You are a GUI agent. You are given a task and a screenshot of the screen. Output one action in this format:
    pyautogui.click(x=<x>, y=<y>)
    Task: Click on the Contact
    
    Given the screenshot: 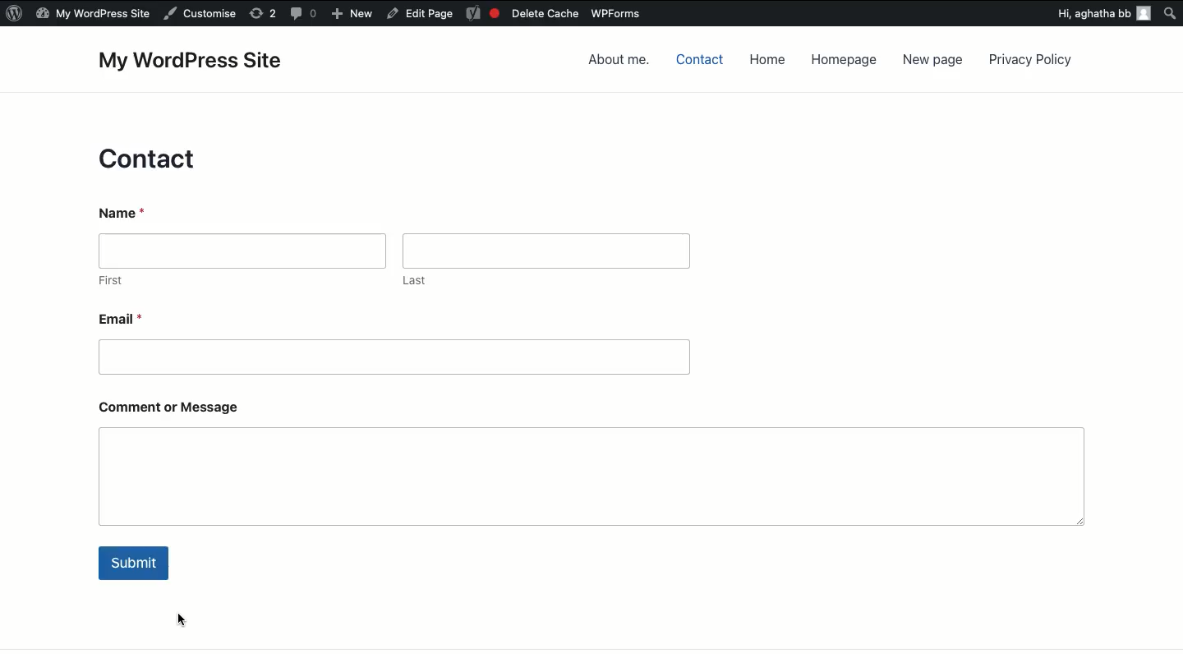 What is the action you would take?
    pyautogui.click(x=702, y=59)
    